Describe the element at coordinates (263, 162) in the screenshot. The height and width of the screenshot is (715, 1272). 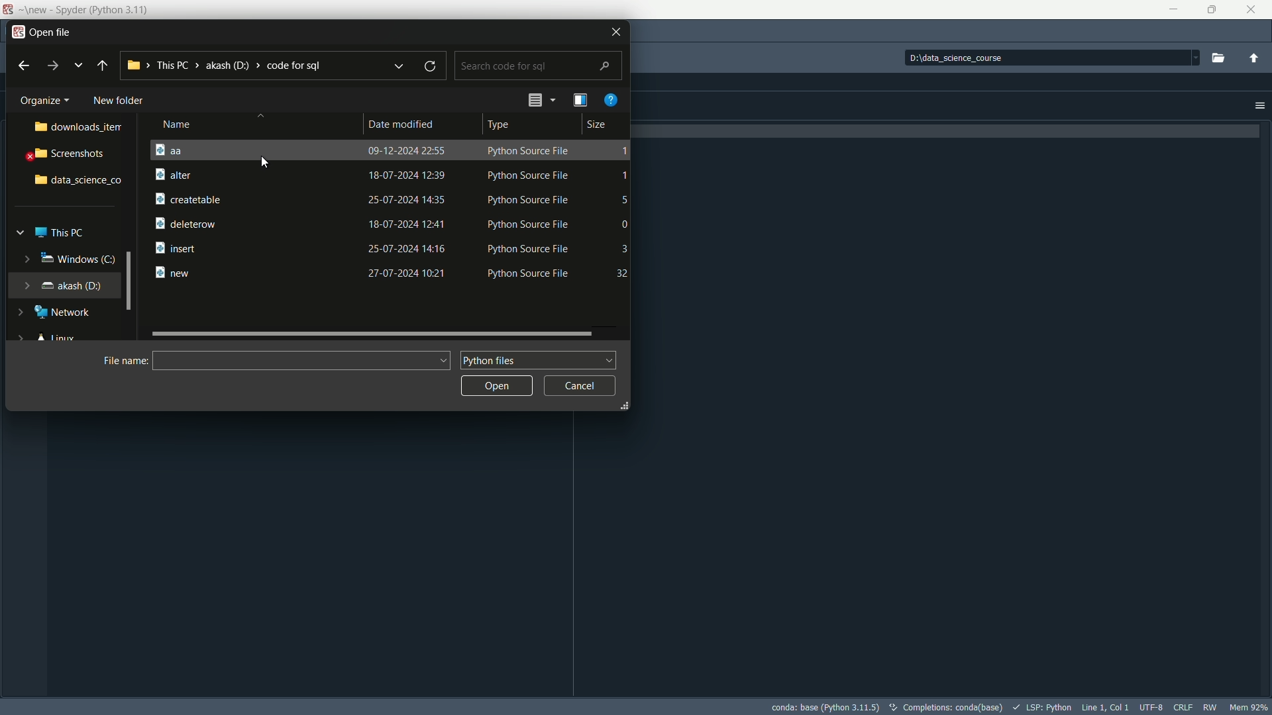
I see `Cursor` at that location.